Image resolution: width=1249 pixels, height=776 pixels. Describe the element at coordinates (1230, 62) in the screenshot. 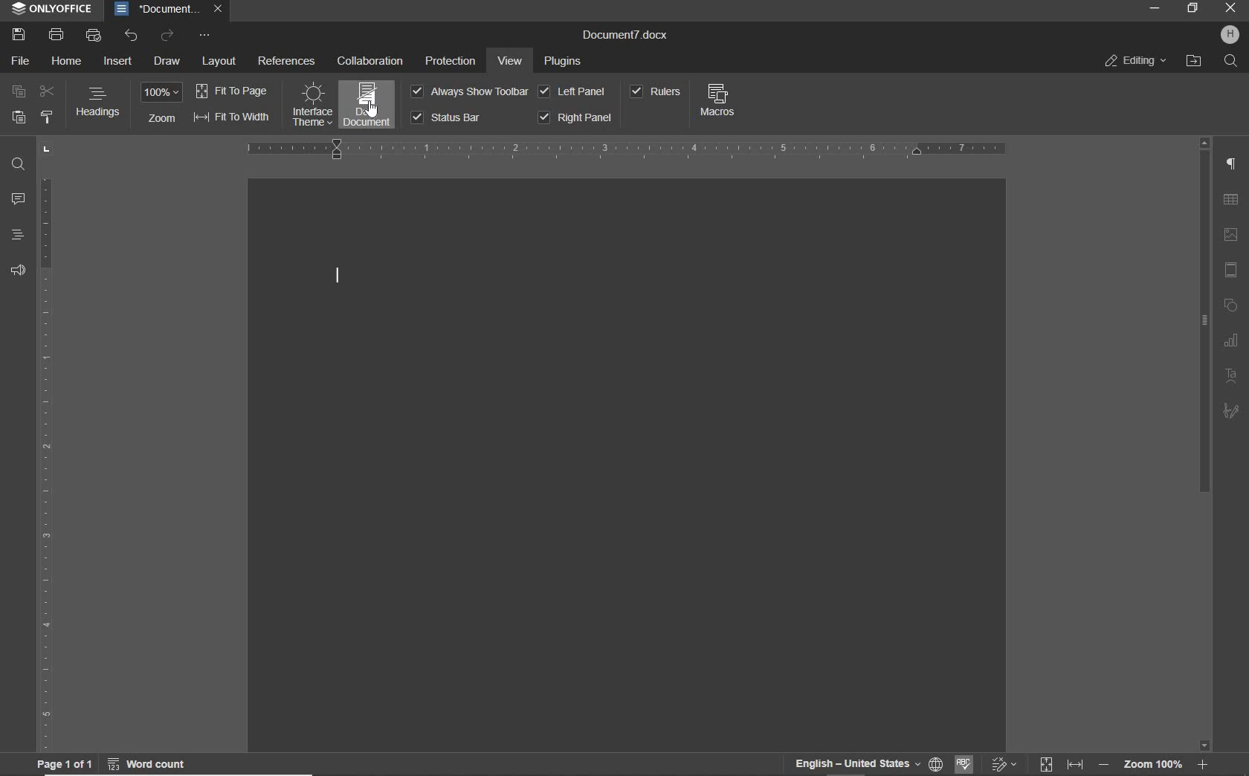

I see `FIND` at that location.